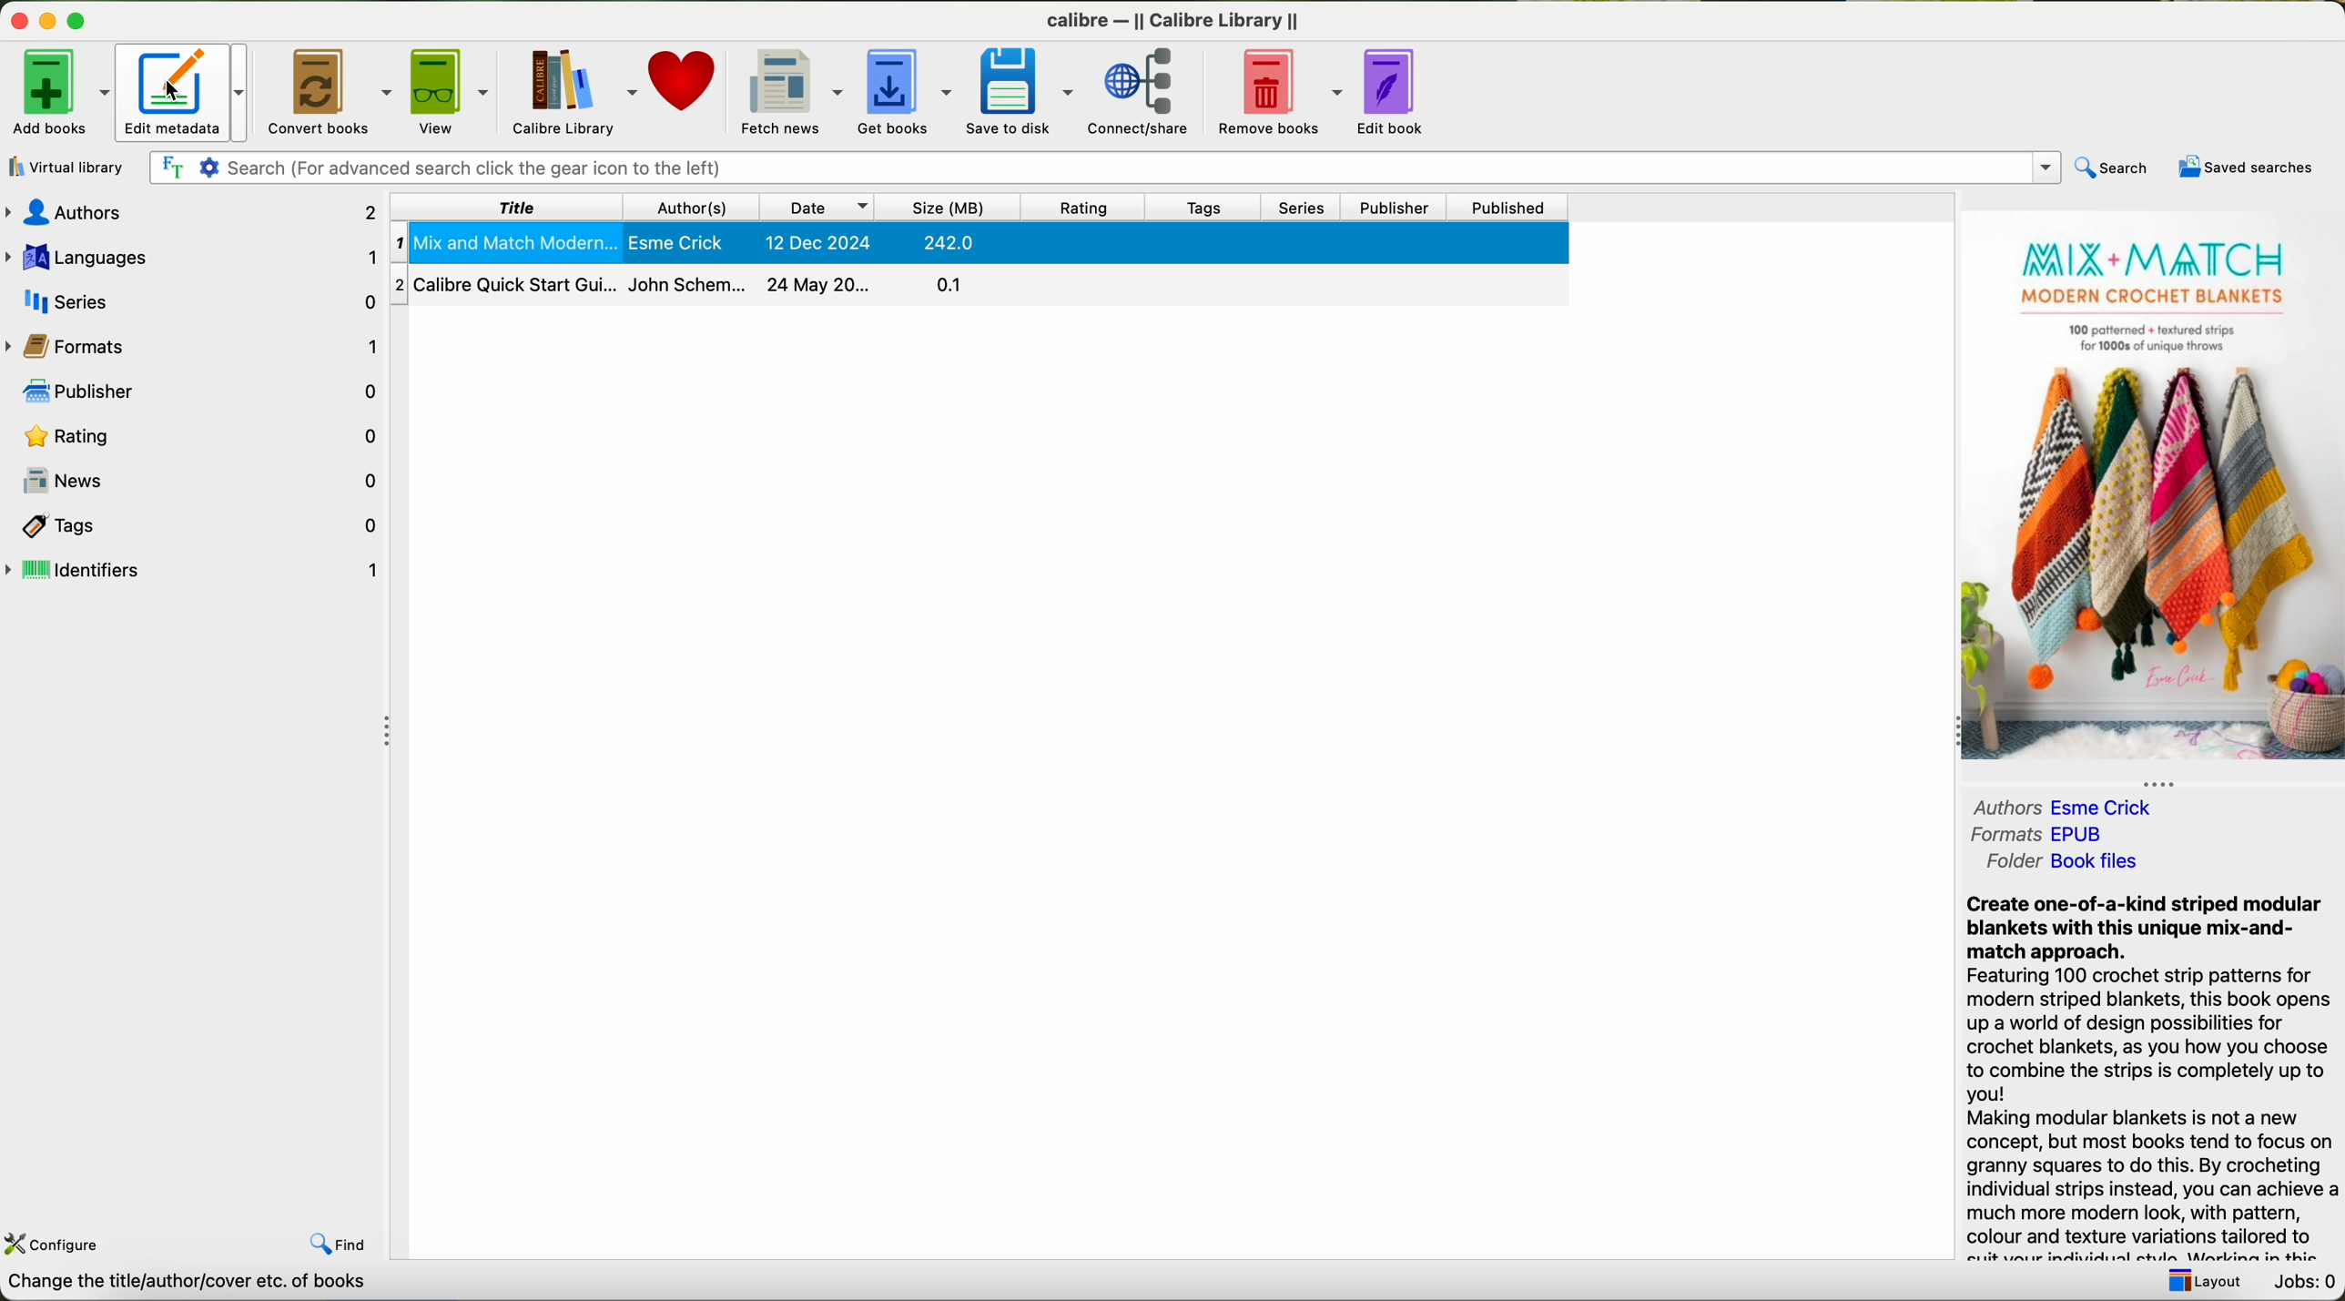 The width and height of the screenshot is (2345, 1301). I want to click on summary, so click(2150, 1076).